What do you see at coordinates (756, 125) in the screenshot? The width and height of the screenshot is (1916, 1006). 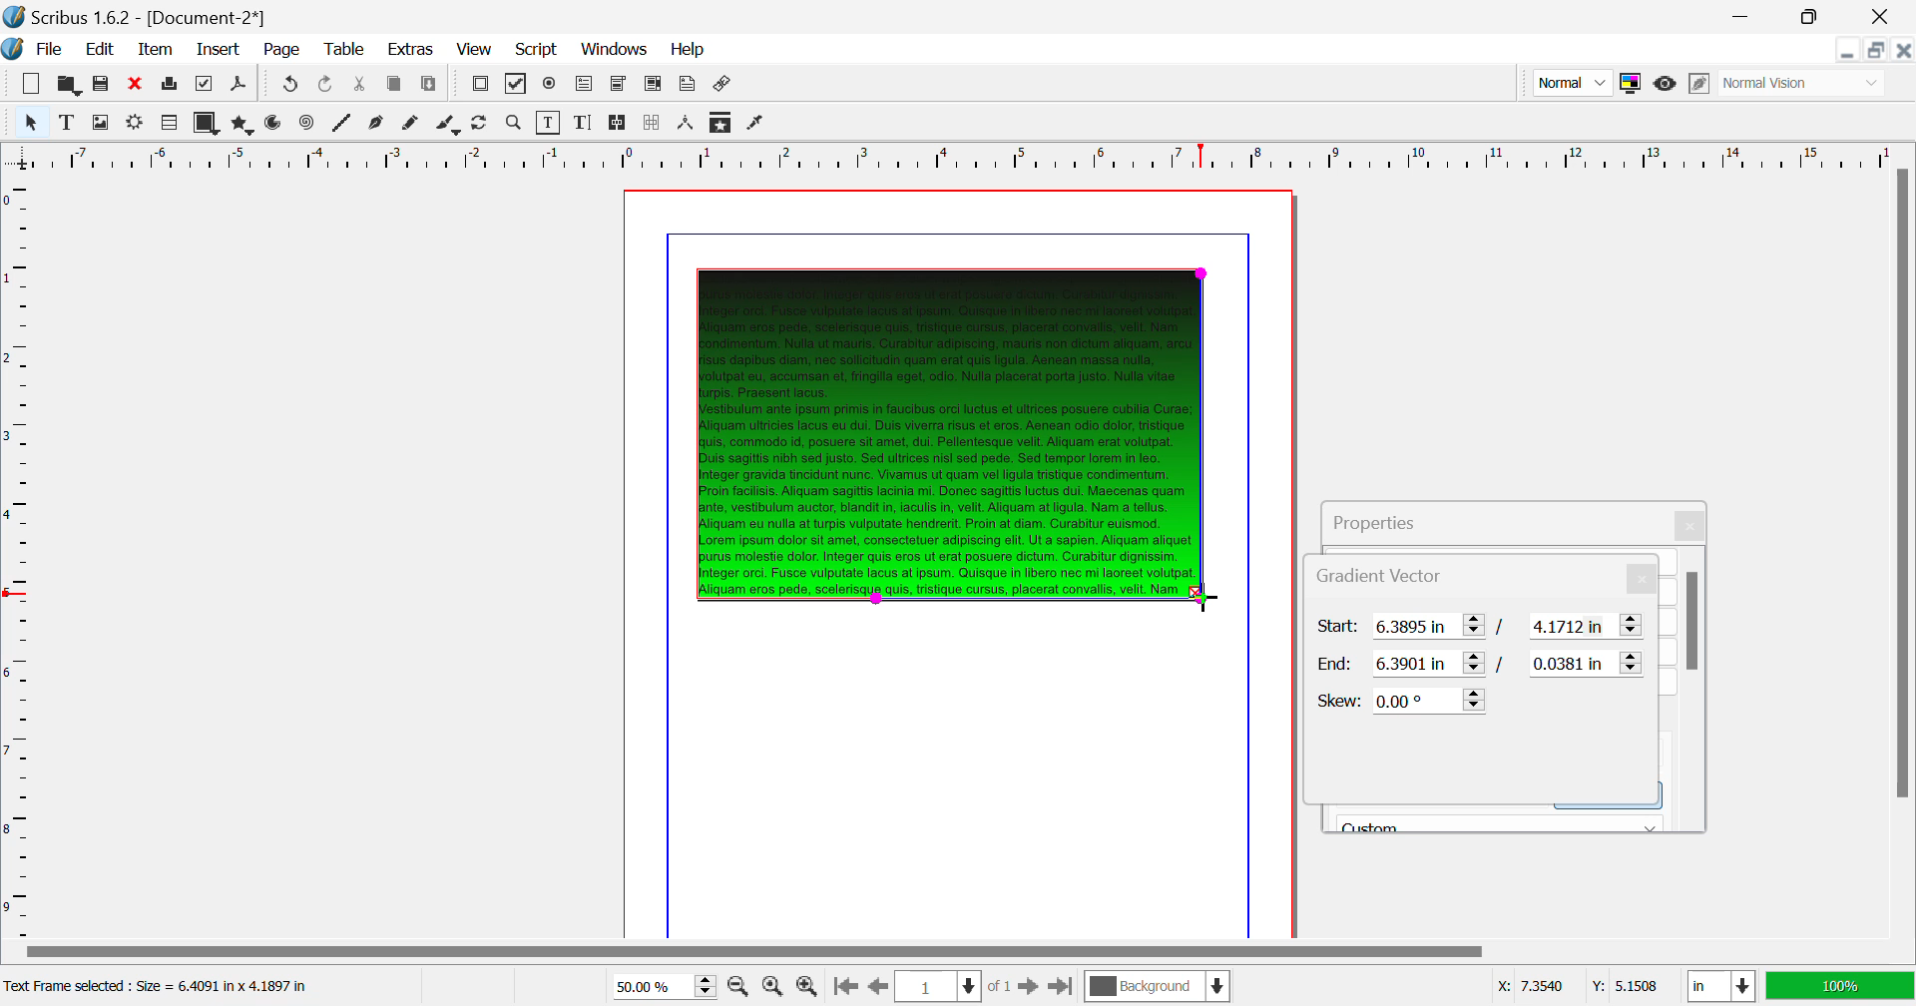 I see `Eyedropper` at bounding box center [756, 125].